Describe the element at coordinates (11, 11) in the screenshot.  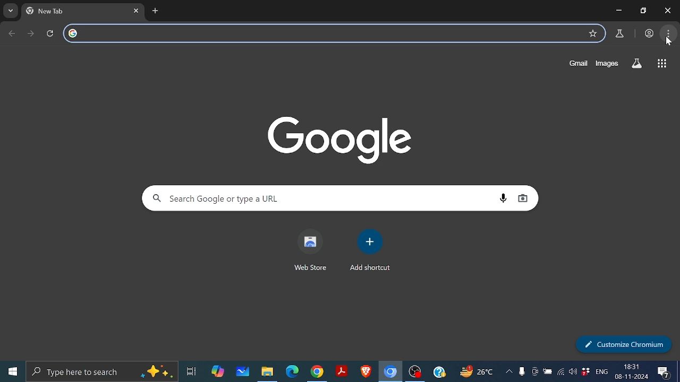
I see `Search tabs` at that location.